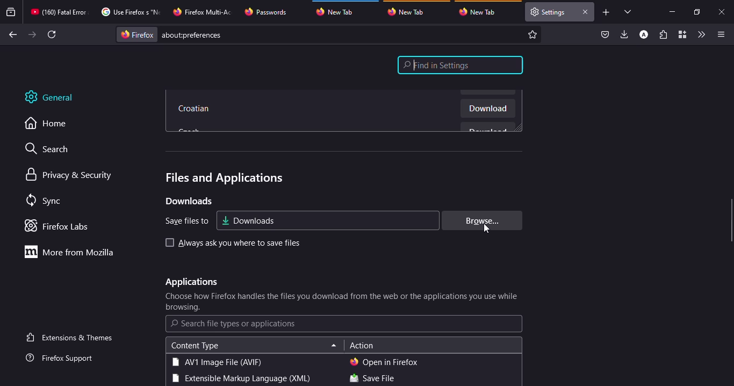 Image resolution: width=734 pixels, height=386 pixels. I want to click on select, so click(168, 242).